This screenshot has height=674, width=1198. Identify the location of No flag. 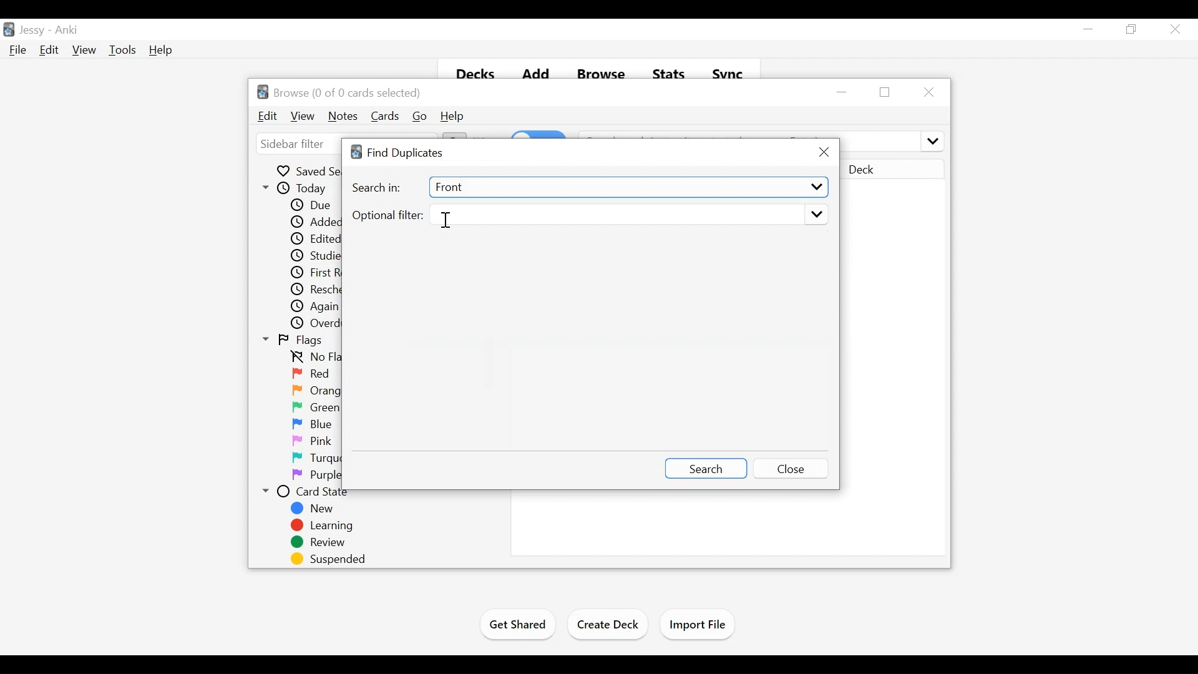
(316, 358).